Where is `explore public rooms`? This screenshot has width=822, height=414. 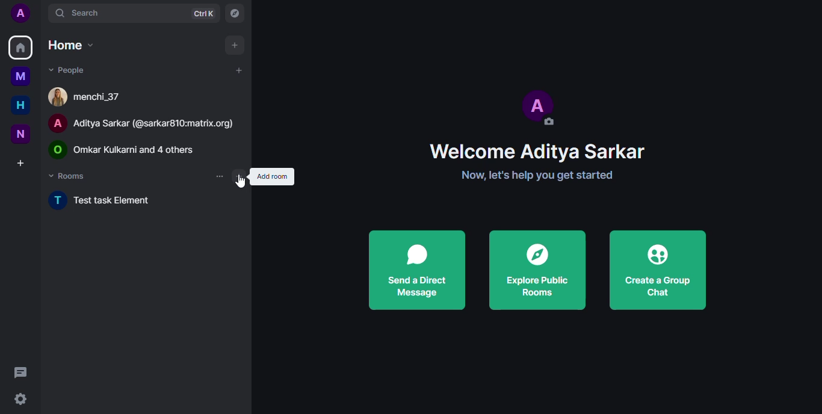
explore public rooms is located at coordinates (538, 271).